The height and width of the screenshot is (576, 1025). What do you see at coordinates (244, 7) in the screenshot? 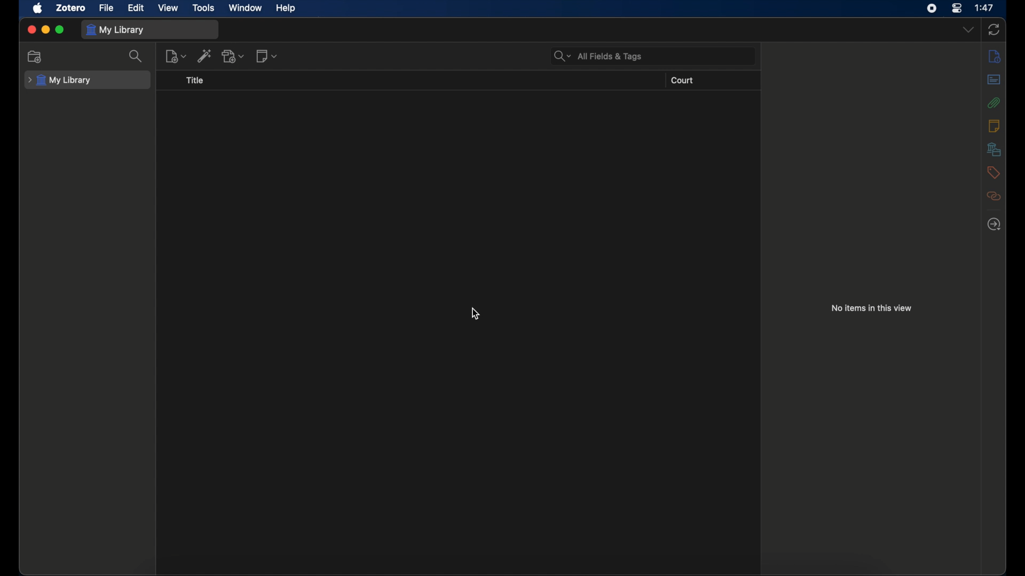
I see `window` at bounding box center [244, 7].